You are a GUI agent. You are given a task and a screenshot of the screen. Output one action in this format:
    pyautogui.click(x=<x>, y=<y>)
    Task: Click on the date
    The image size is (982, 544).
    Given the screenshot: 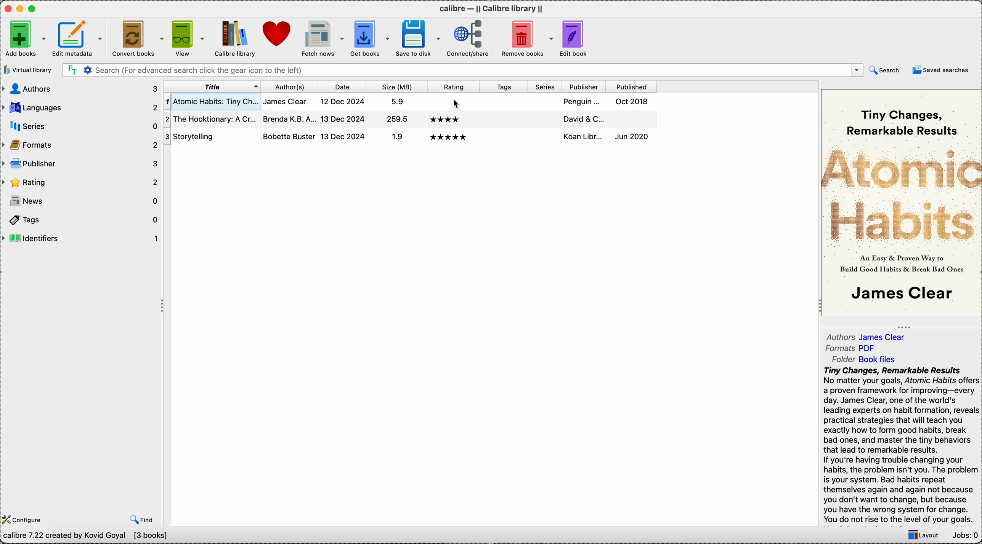 What is the action you would take?
    pyautogui.click(x=343, y=87)
    